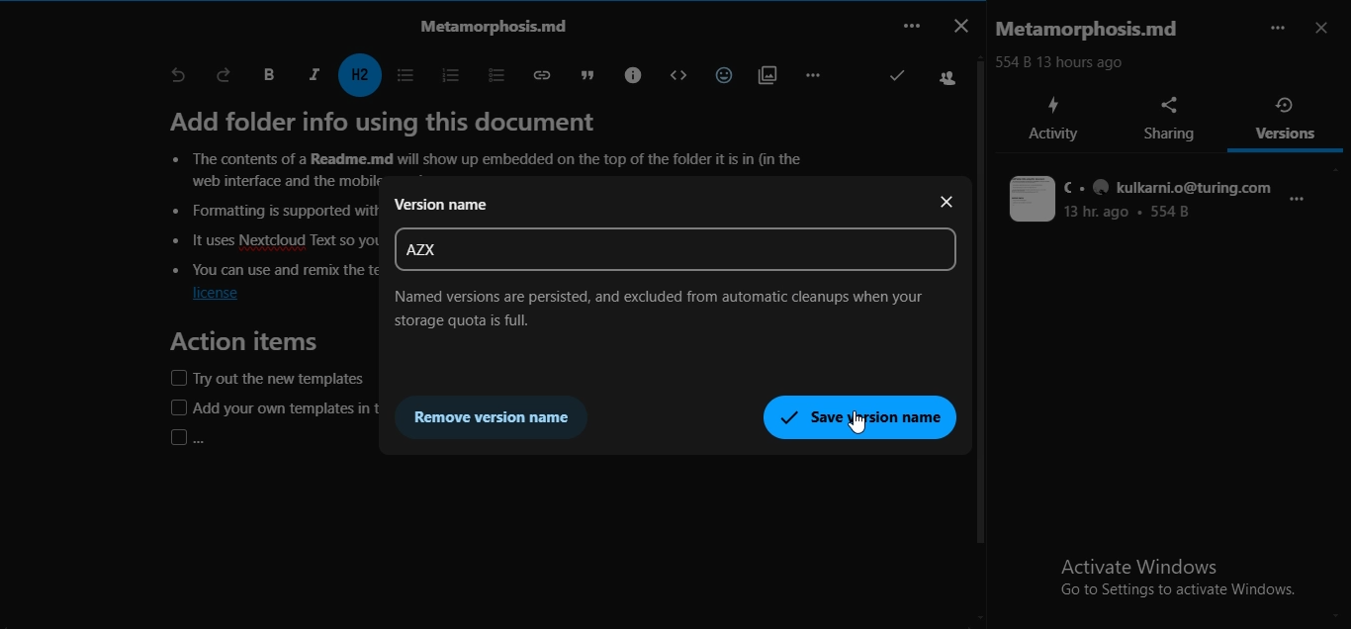 The width and height of the screenshot is (1351, 629). What do you see at coordinates (1141, 200) in the screenshot?
I see `text` at bounding box center [1141, 200].